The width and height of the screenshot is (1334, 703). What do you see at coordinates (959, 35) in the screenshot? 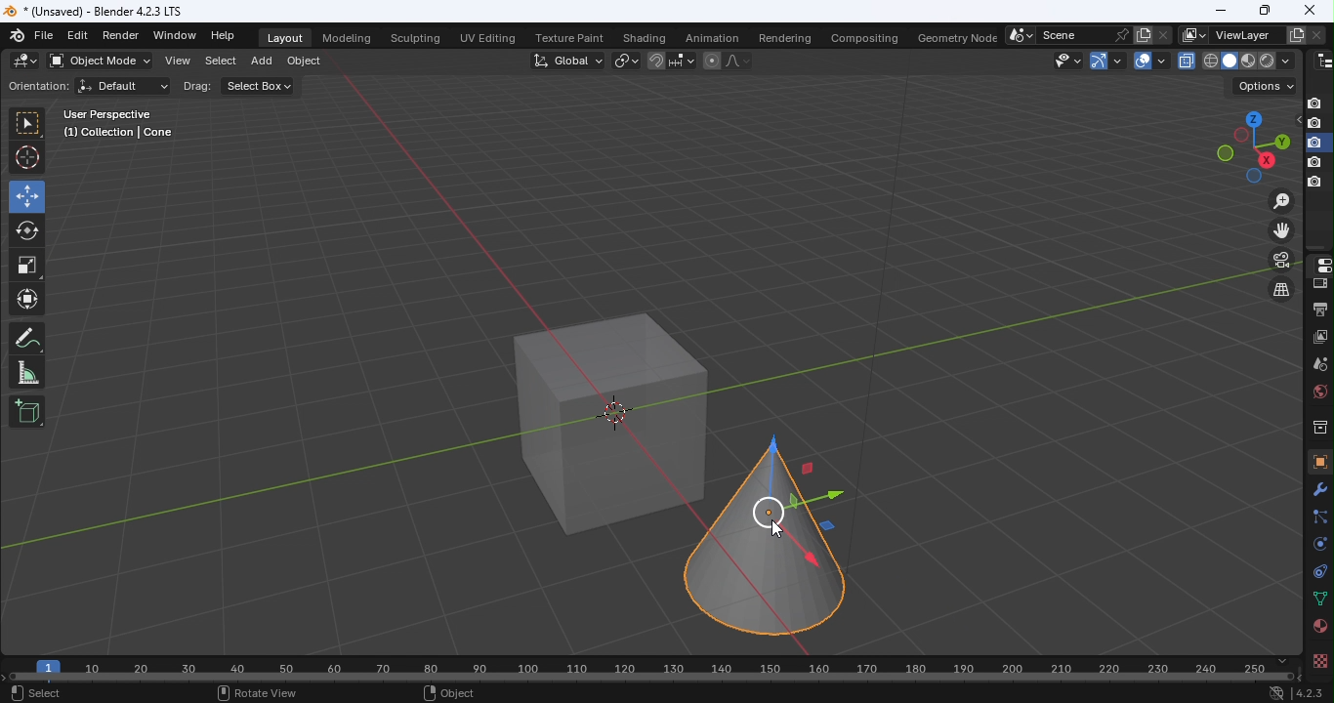
I see `Geometry node` at bounding box center [959, 35].